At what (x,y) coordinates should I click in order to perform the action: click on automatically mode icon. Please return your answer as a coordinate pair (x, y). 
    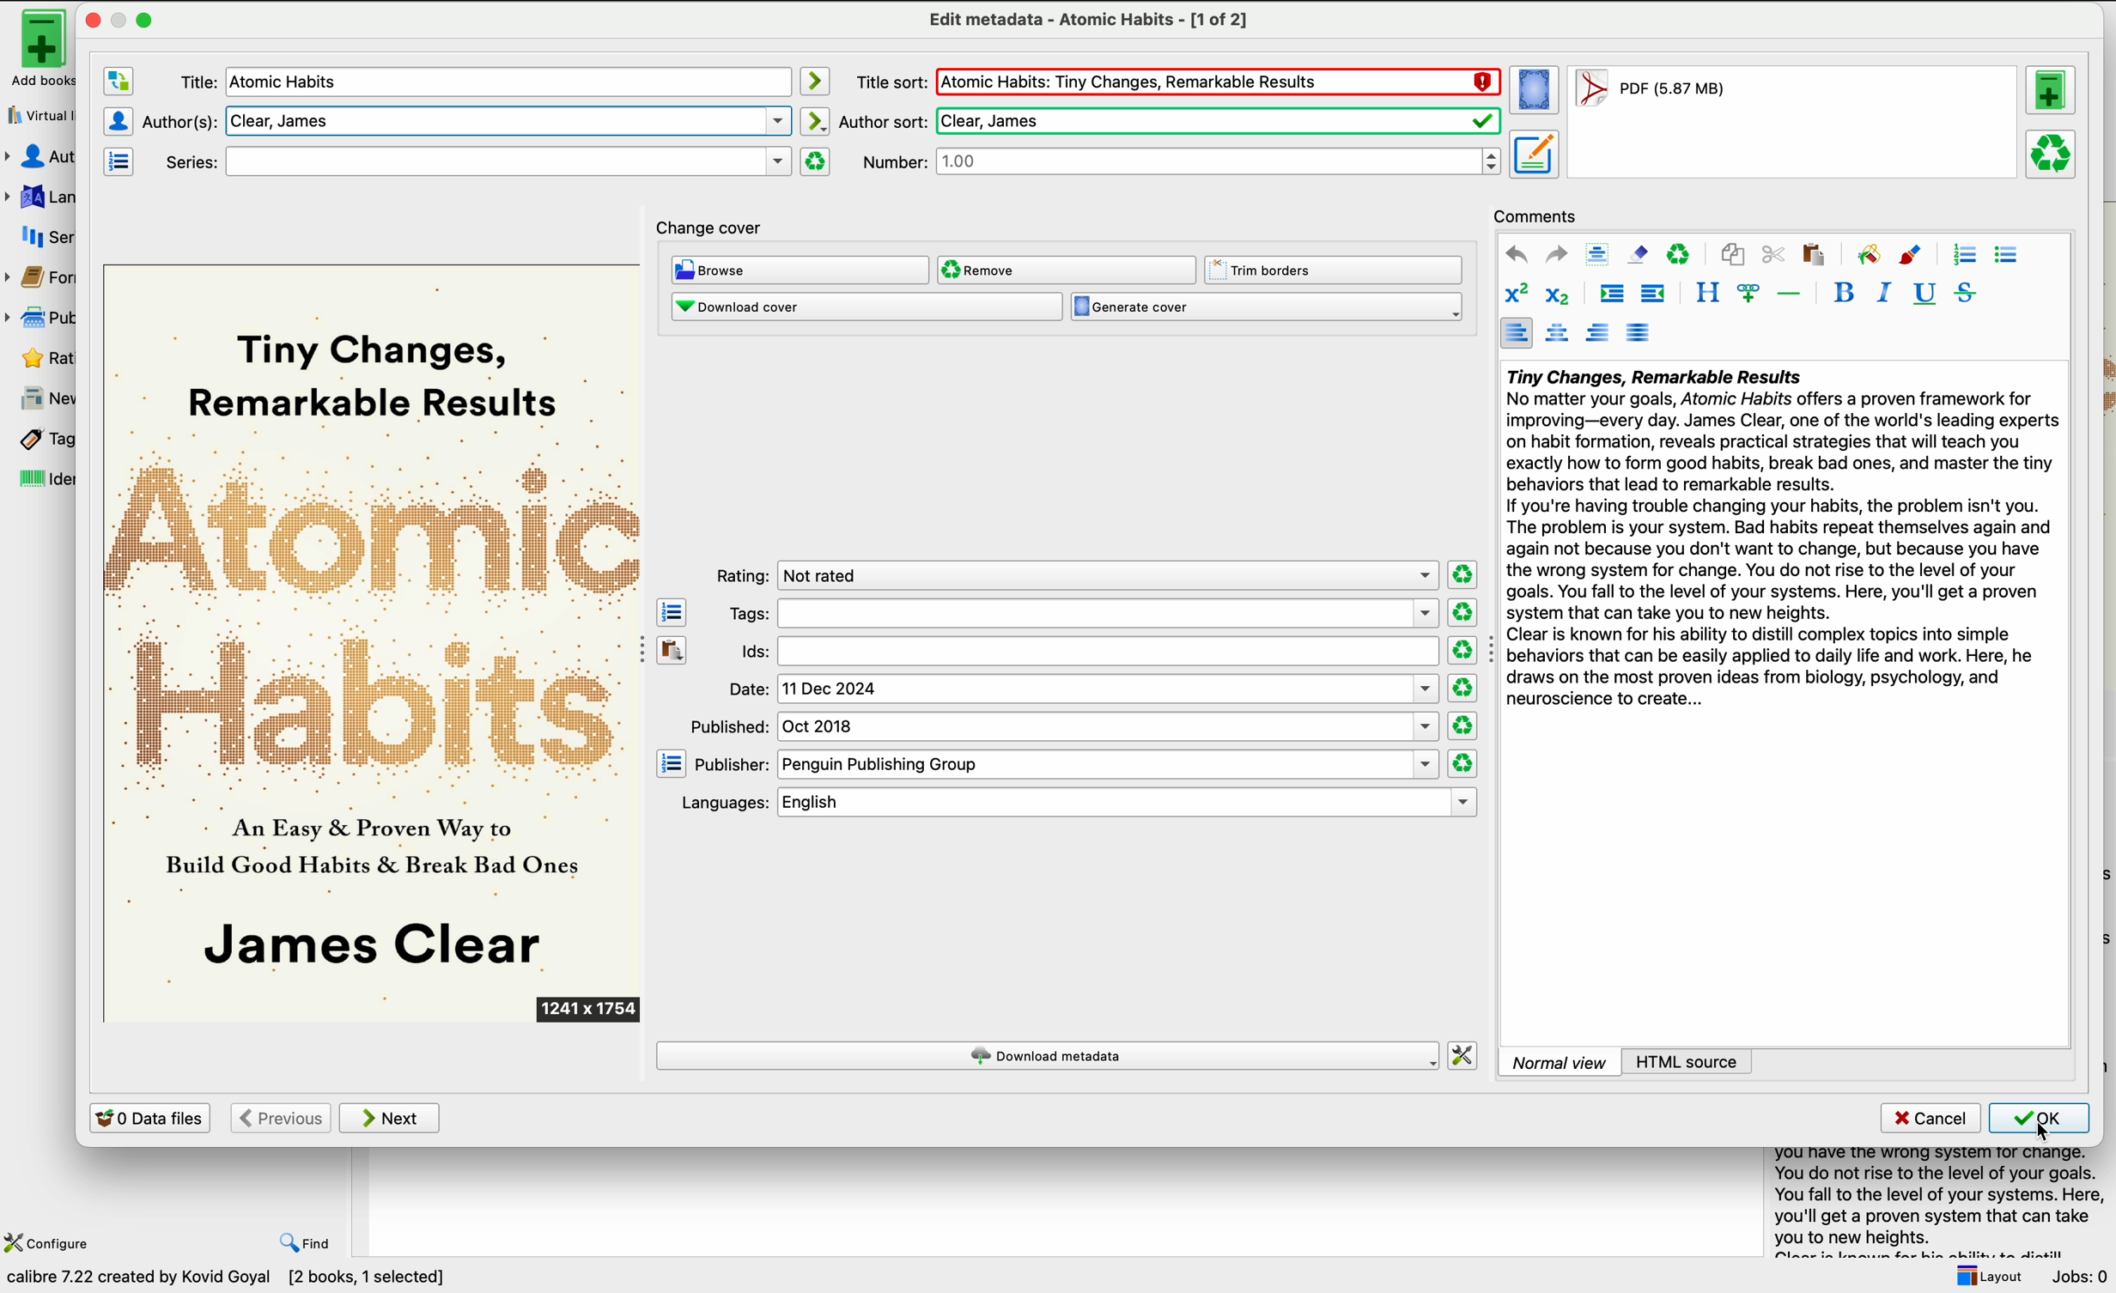
    Looking at the image, I should click on (815, 79).